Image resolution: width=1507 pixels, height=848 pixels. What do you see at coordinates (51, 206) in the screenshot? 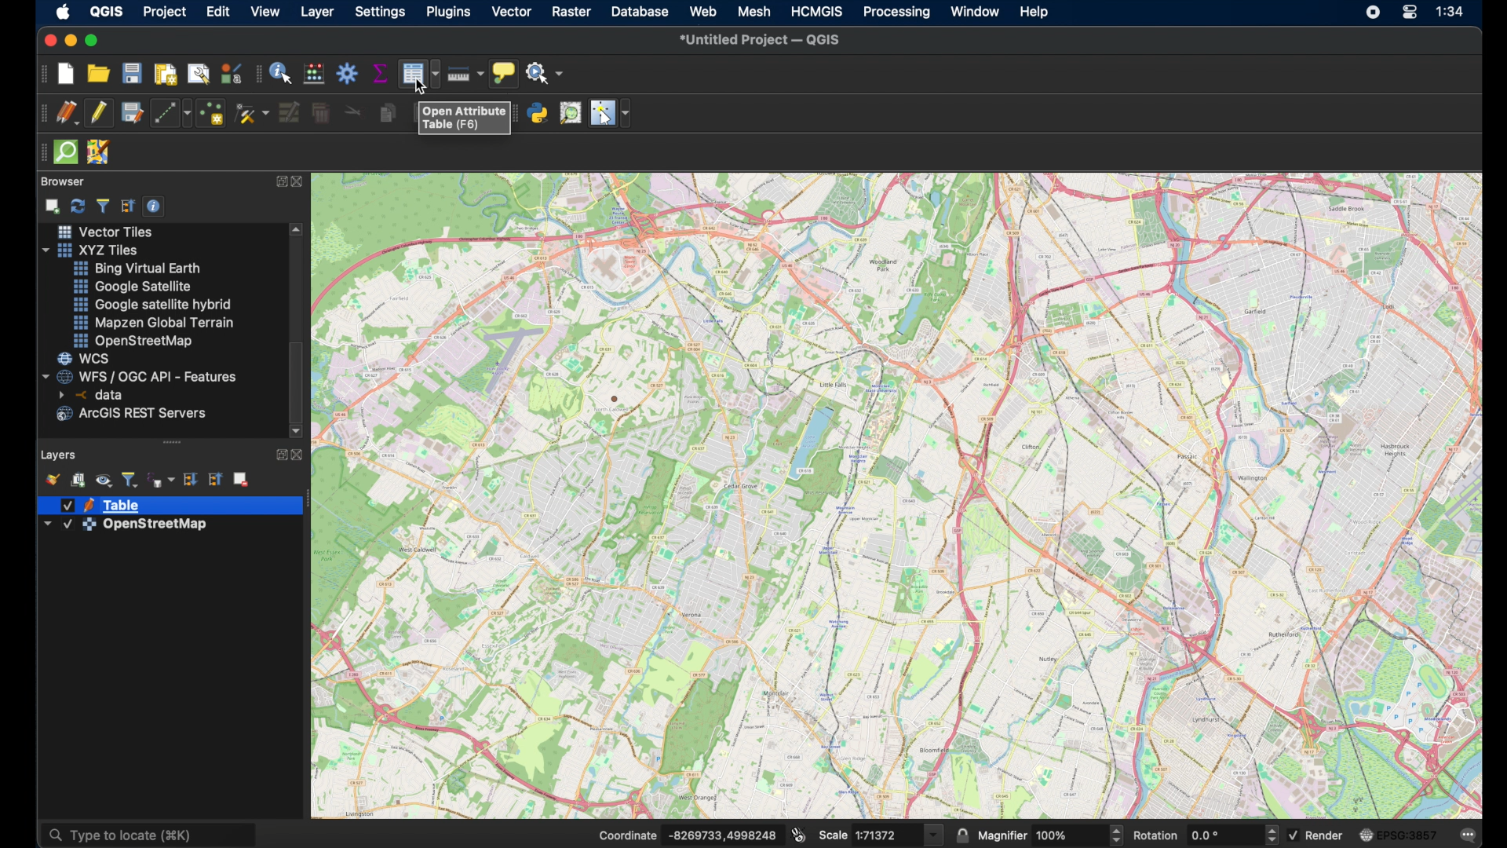
I see `add selected layers` at bounding box center [51, 206].